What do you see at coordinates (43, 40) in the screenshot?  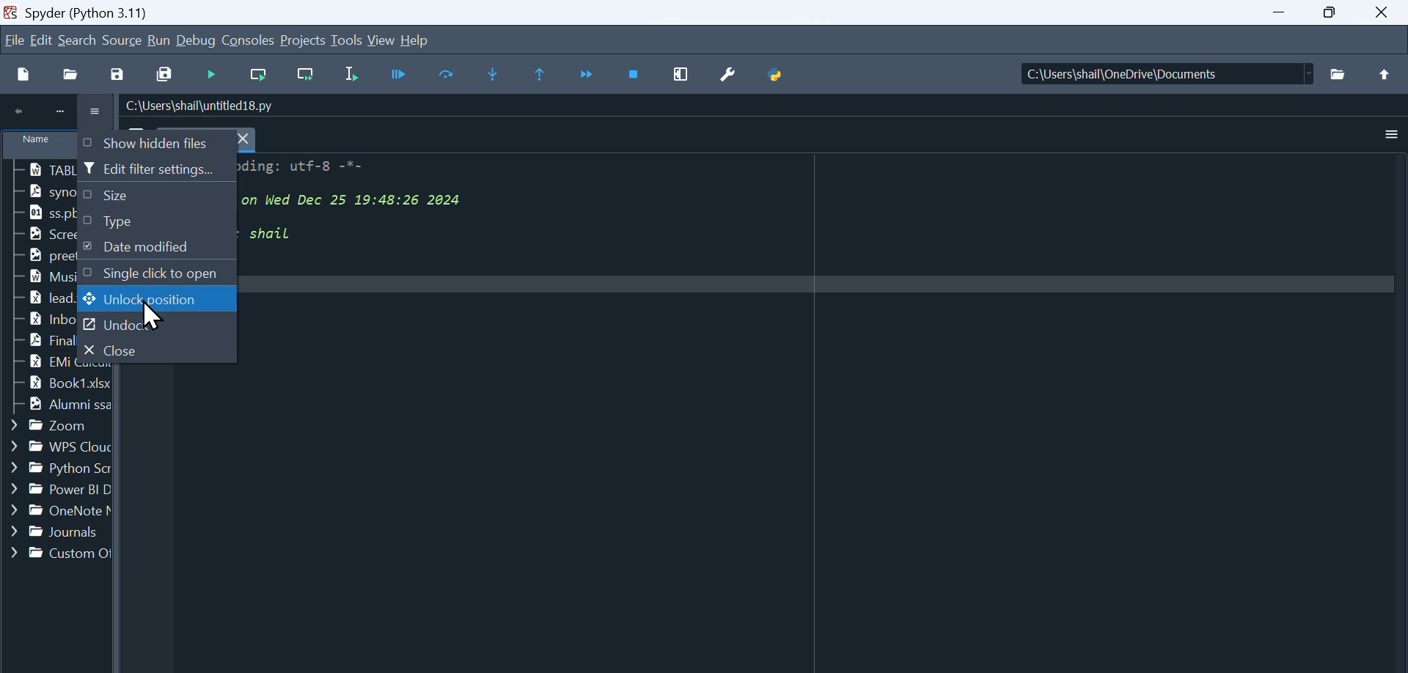 I see `` at bounding box center [43, 40].